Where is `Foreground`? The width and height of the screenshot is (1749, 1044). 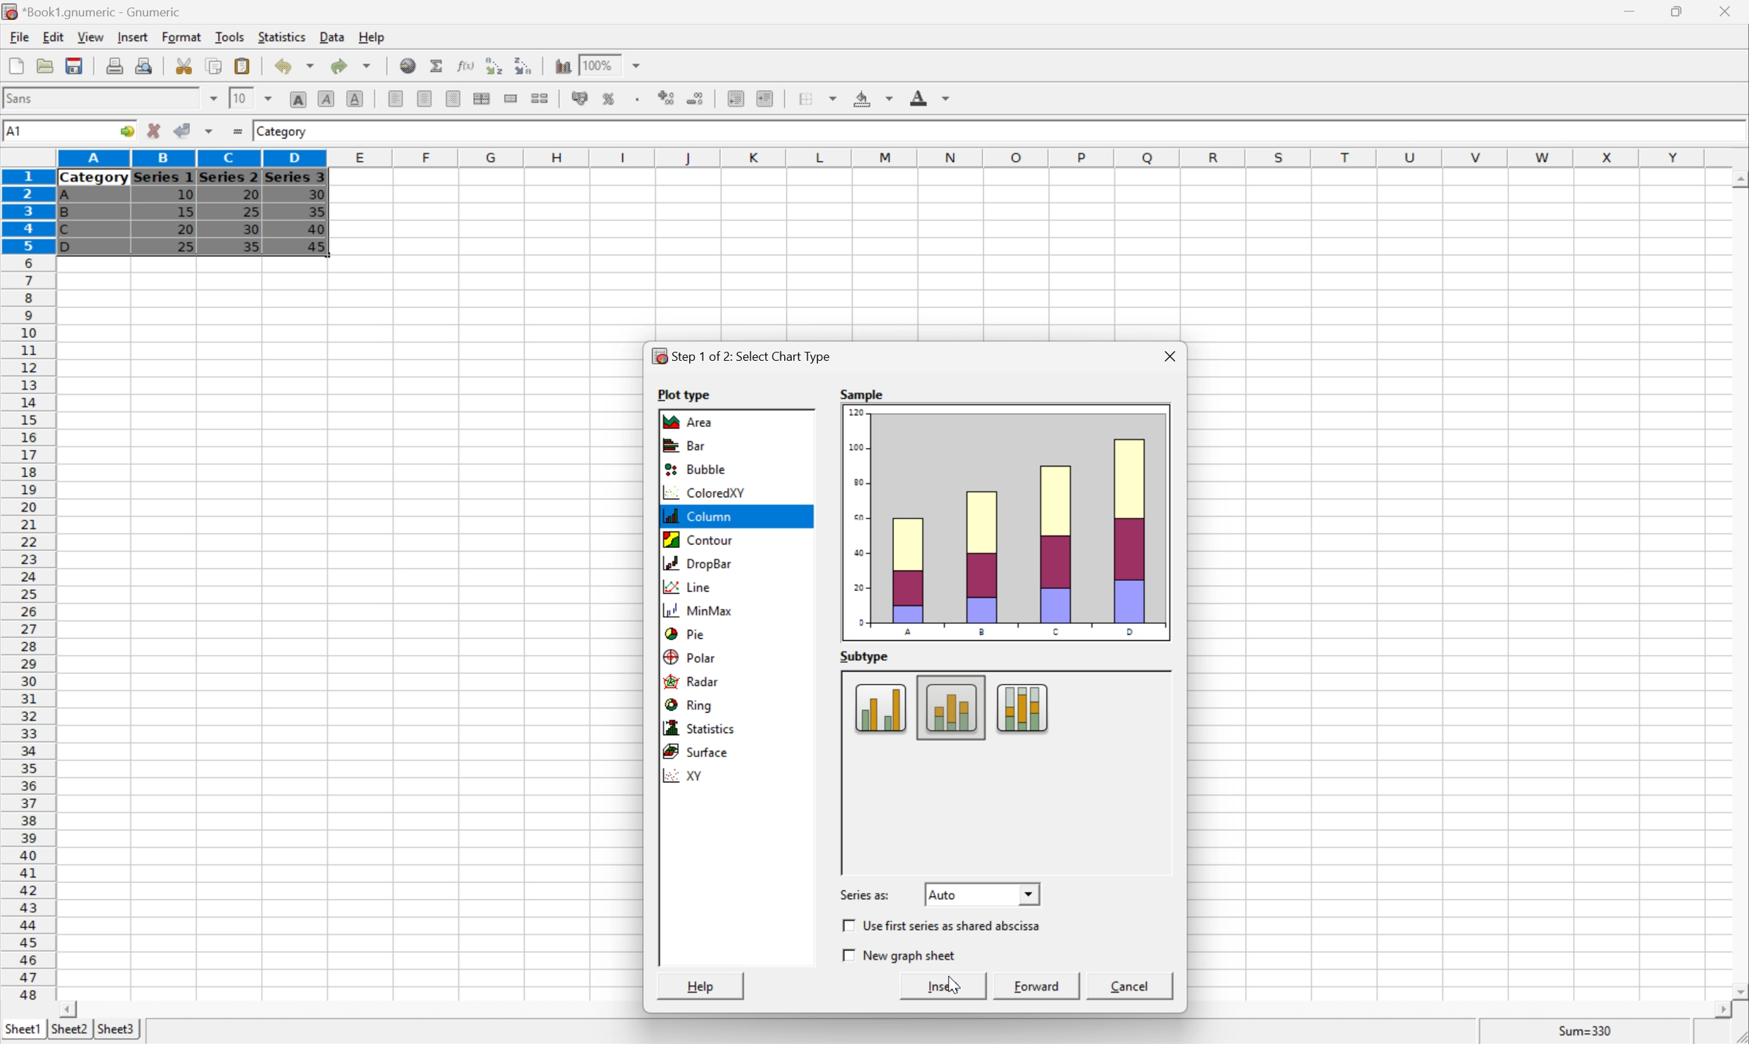
Foreground is located at coordinates (928, 96).